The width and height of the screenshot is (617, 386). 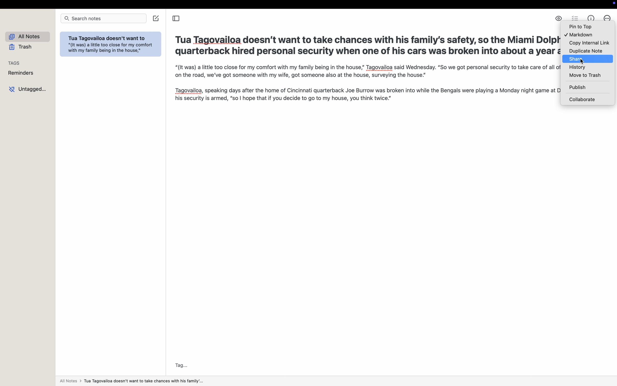 I want to click on copy internal link, so click(x=589, y=42).